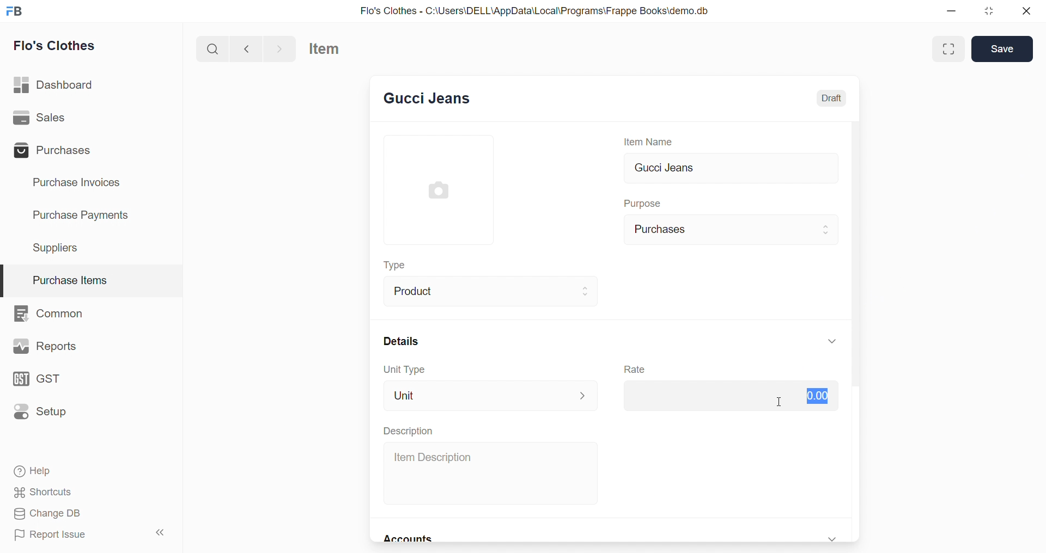  Describe the element at coordinates (860, 331) in the screenshot. I see `scroll bar` at that location.